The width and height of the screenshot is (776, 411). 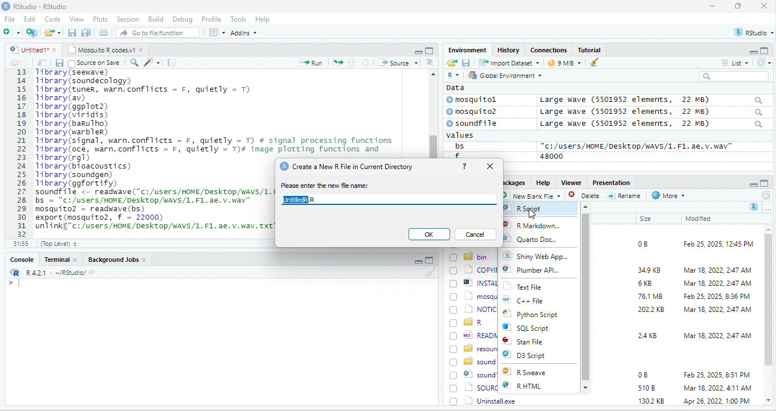 I want to click on History, so click(x=509, y=50).